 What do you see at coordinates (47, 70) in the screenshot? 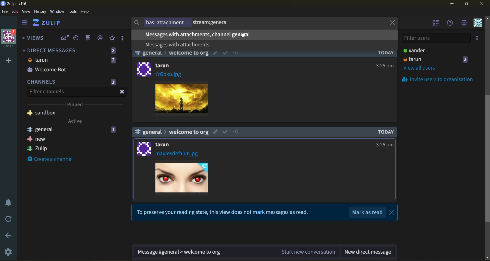
I see `Welcome Bot` at bounding box center [47, 70].